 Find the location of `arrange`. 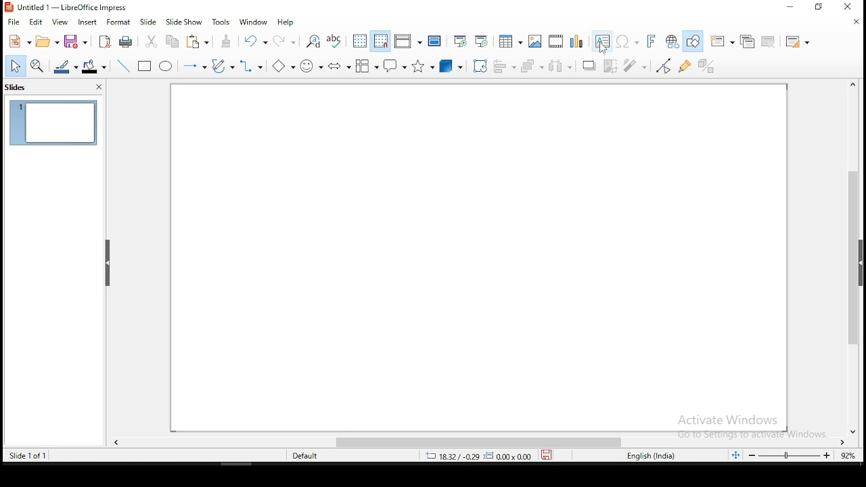

arrange is located at coordinates (531, 66).